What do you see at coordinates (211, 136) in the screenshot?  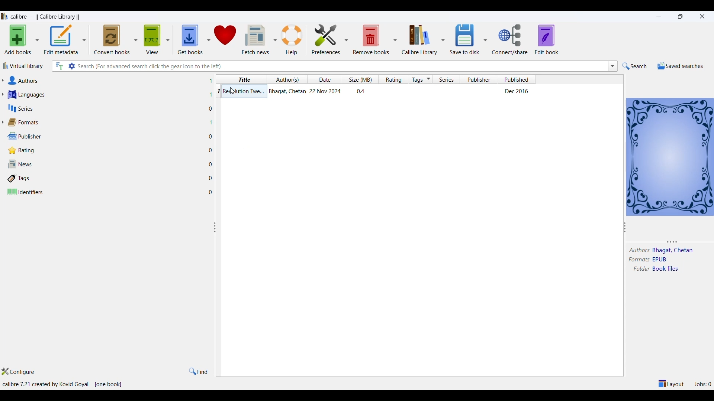 I see `0` at bounding box center [211, 136].